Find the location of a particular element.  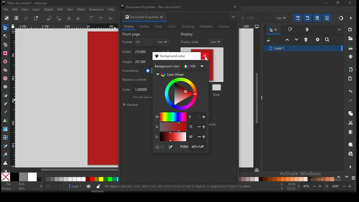

rise to top is located at coordinates (91, 18).